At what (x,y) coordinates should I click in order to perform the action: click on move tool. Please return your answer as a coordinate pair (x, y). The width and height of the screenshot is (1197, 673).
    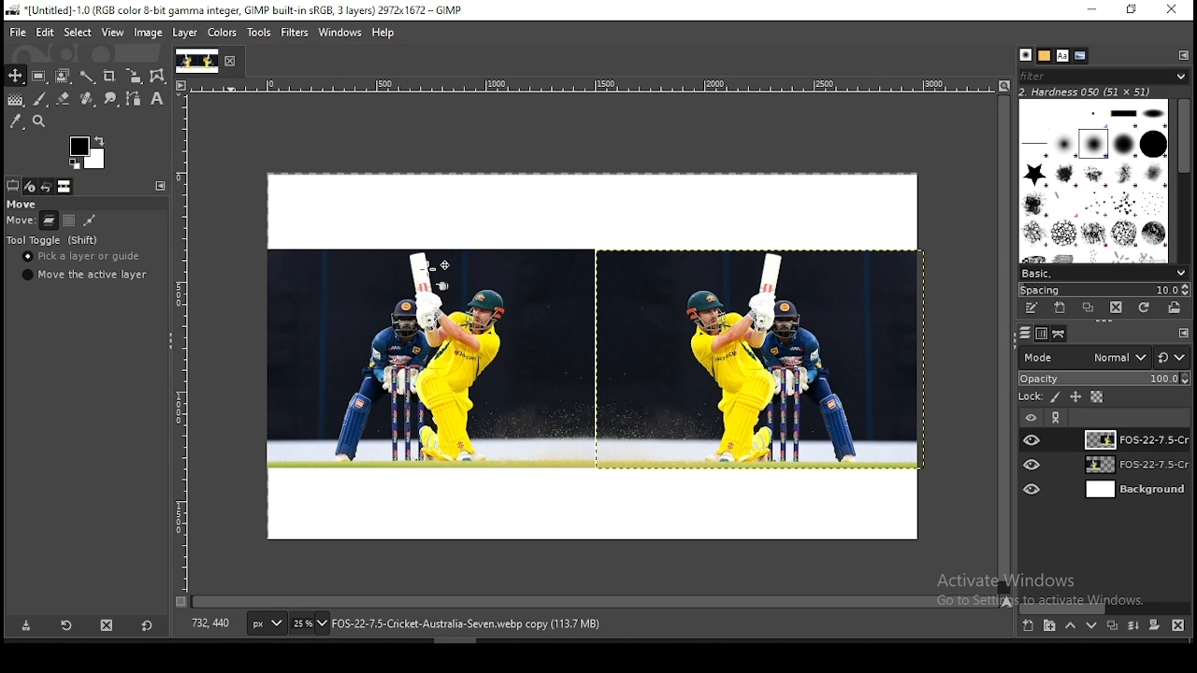
    Looking at the image, I should click on (15, 76).